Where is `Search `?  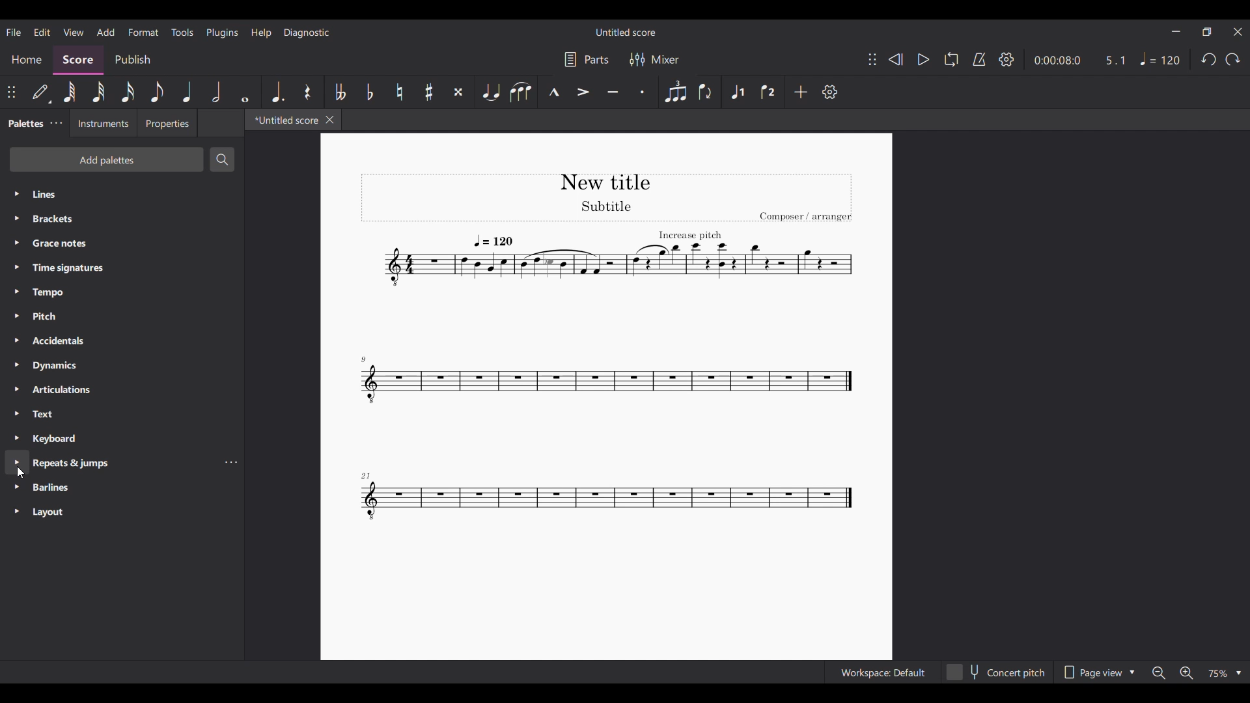 Search  is located at coordinates (222, 159).